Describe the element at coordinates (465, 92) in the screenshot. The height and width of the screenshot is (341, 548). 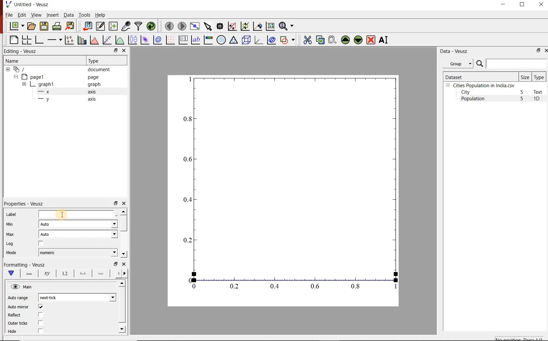
I see `City` at that location.